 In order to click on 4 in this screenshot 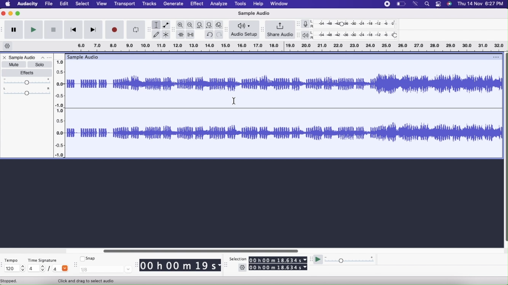, I will do `click(37, 269)`.